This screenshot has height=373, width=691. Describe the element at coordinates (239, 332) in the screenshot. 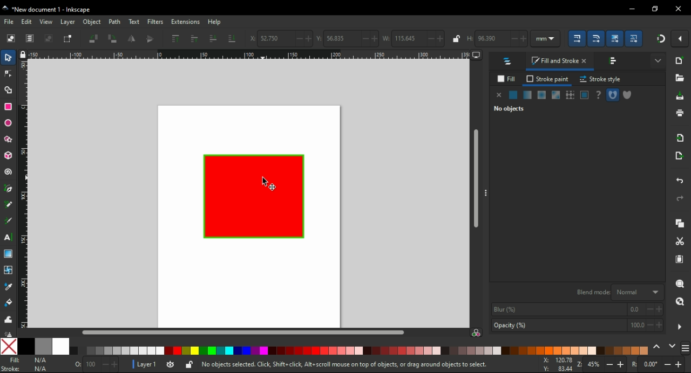

I see `scroll bar` at that location.